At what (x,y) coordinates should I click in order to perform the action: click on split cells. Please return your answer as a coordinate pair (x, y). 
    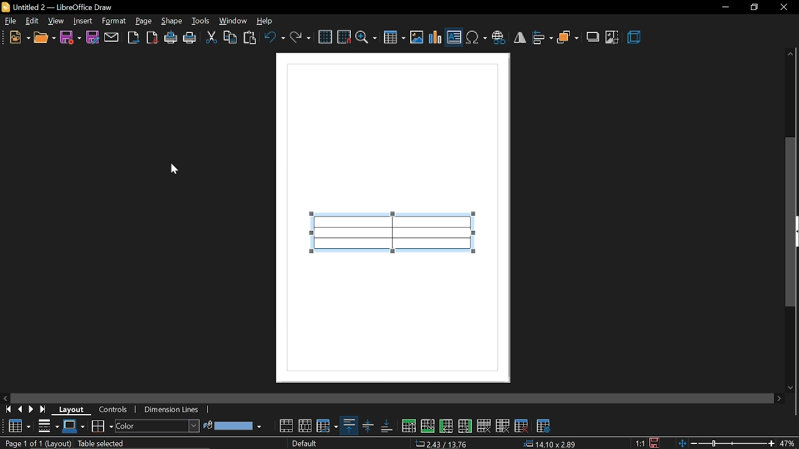
    Looking at the image, I should click on (305, 426).